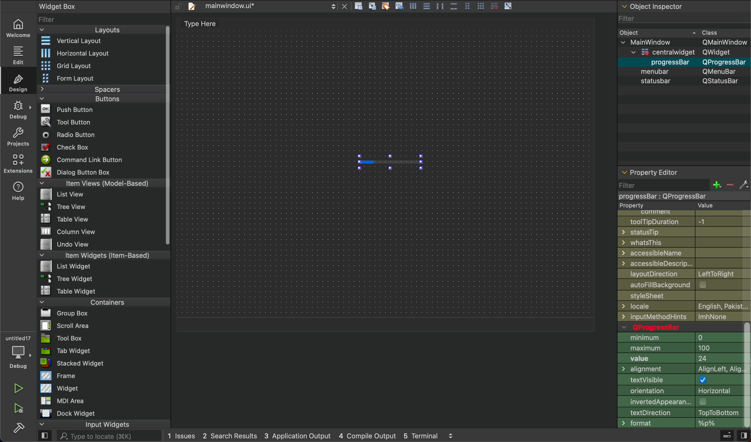 This screenshot has width=751, height=442. I want to click on File, so click(65, 195).